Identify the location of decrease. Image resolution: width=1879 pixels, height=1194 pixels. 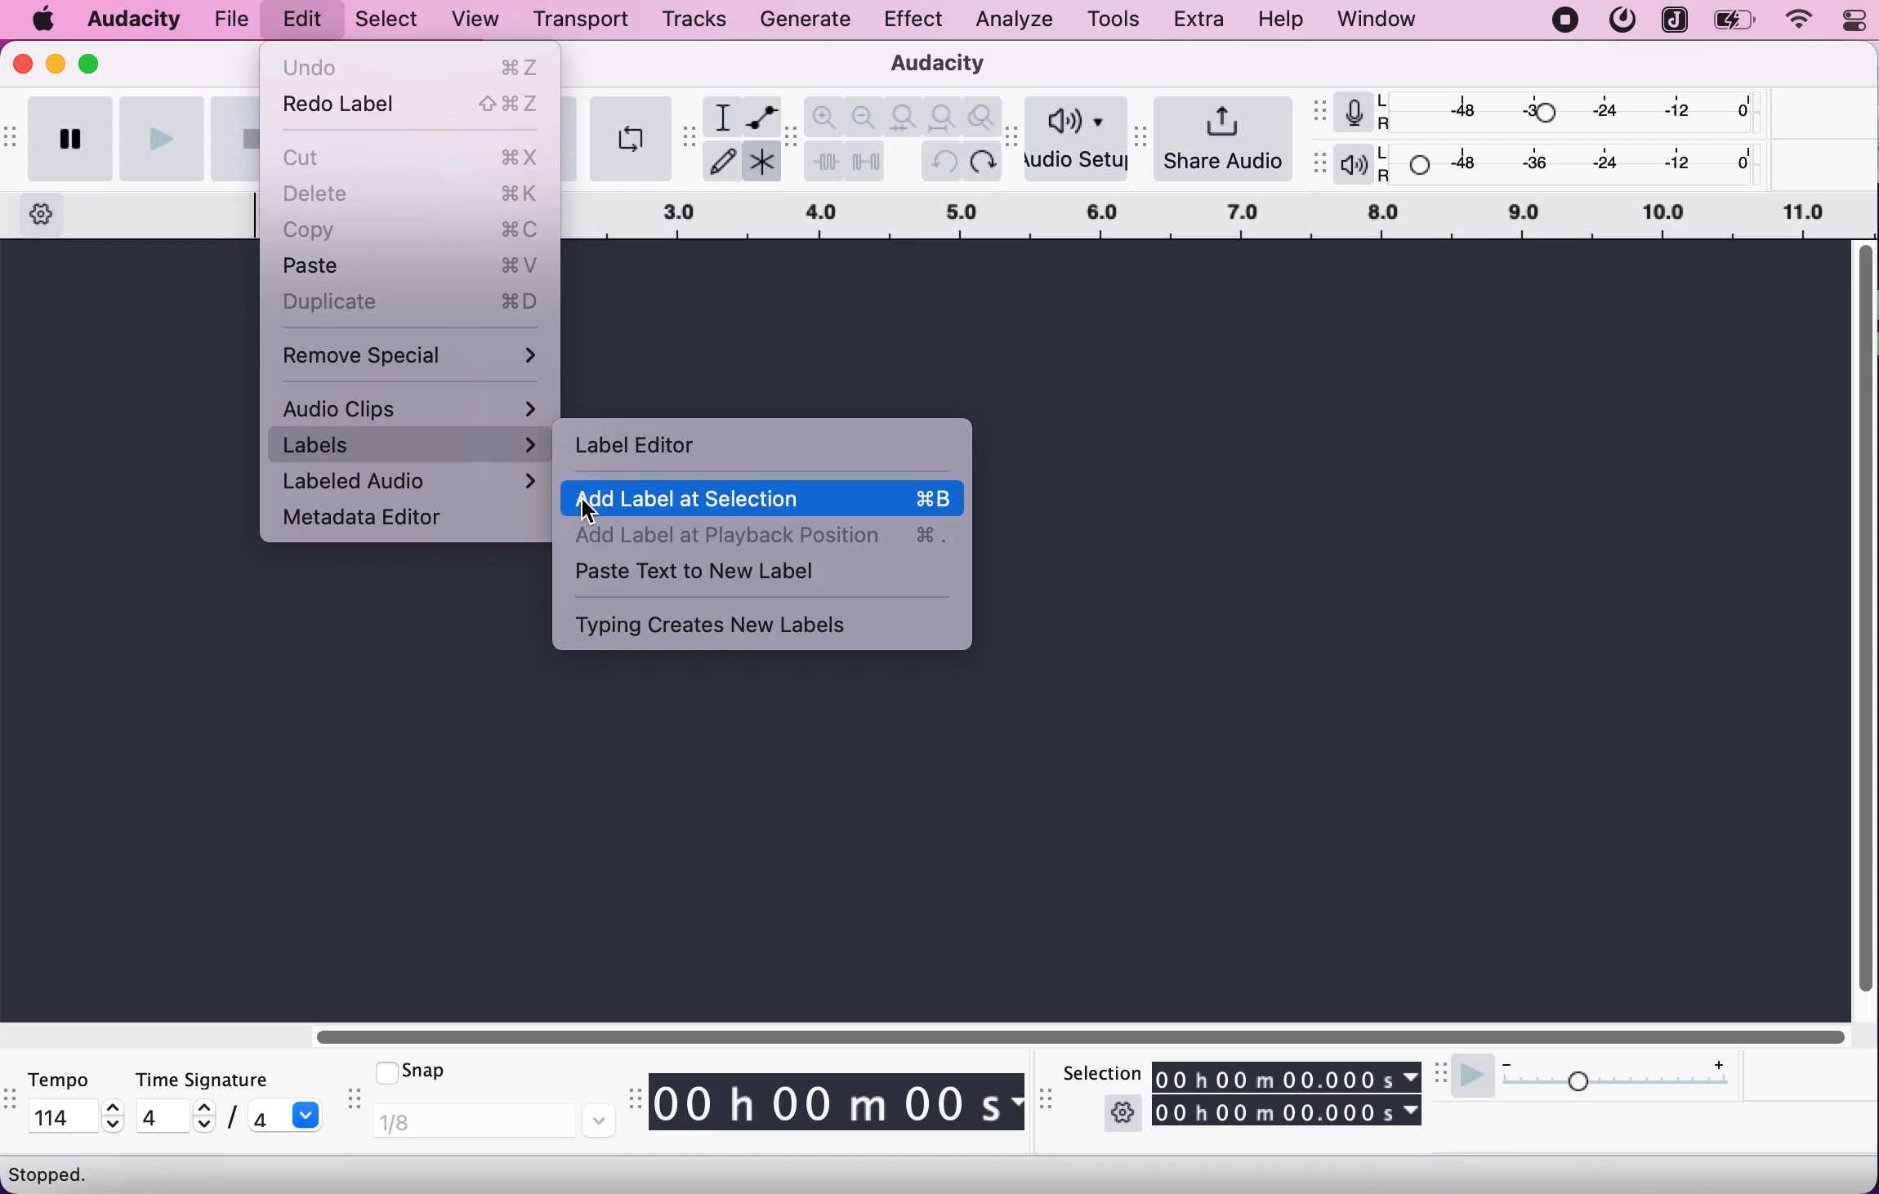
(1506, 1060).